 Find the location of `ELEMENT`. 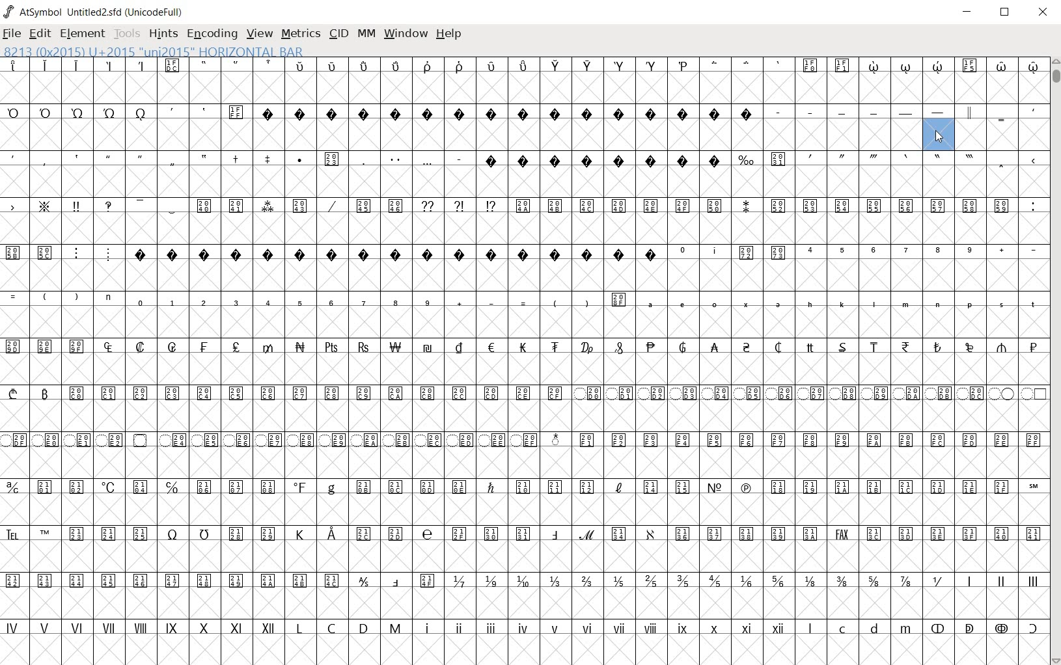

ELEMENT is located at coordinates (83, 33).